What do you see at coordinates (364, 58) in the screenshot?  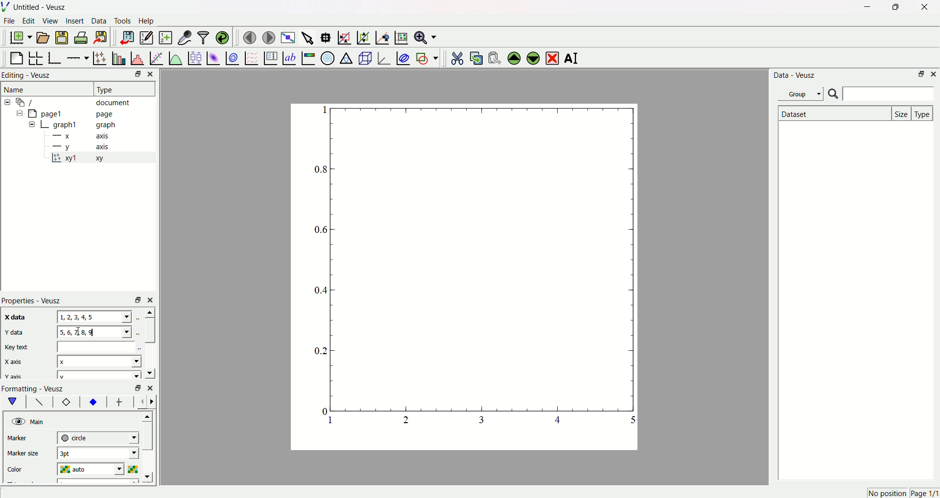 I see `3d scenes` at bounding box center [364, 58].